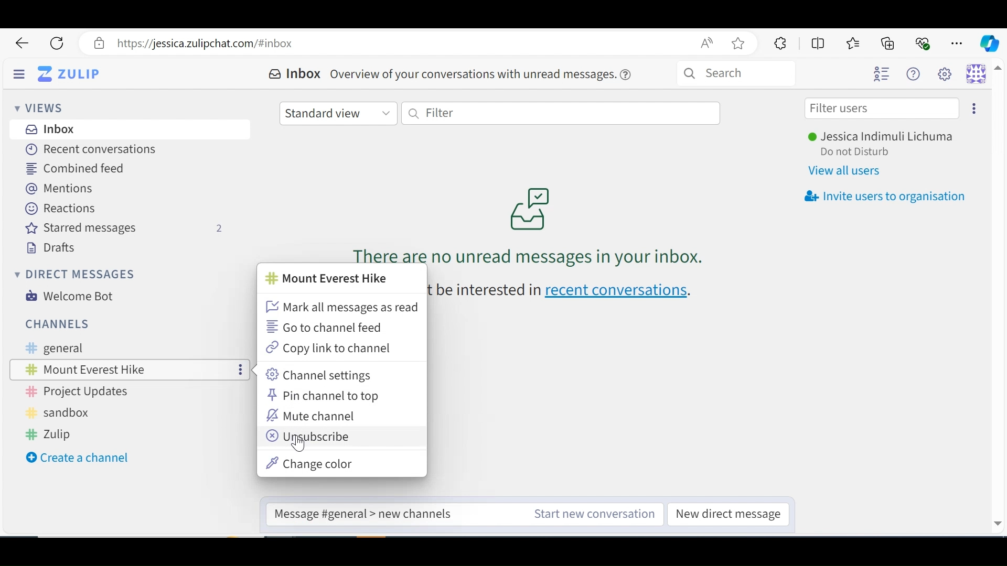  I want to click on Status, so click(864, 153).